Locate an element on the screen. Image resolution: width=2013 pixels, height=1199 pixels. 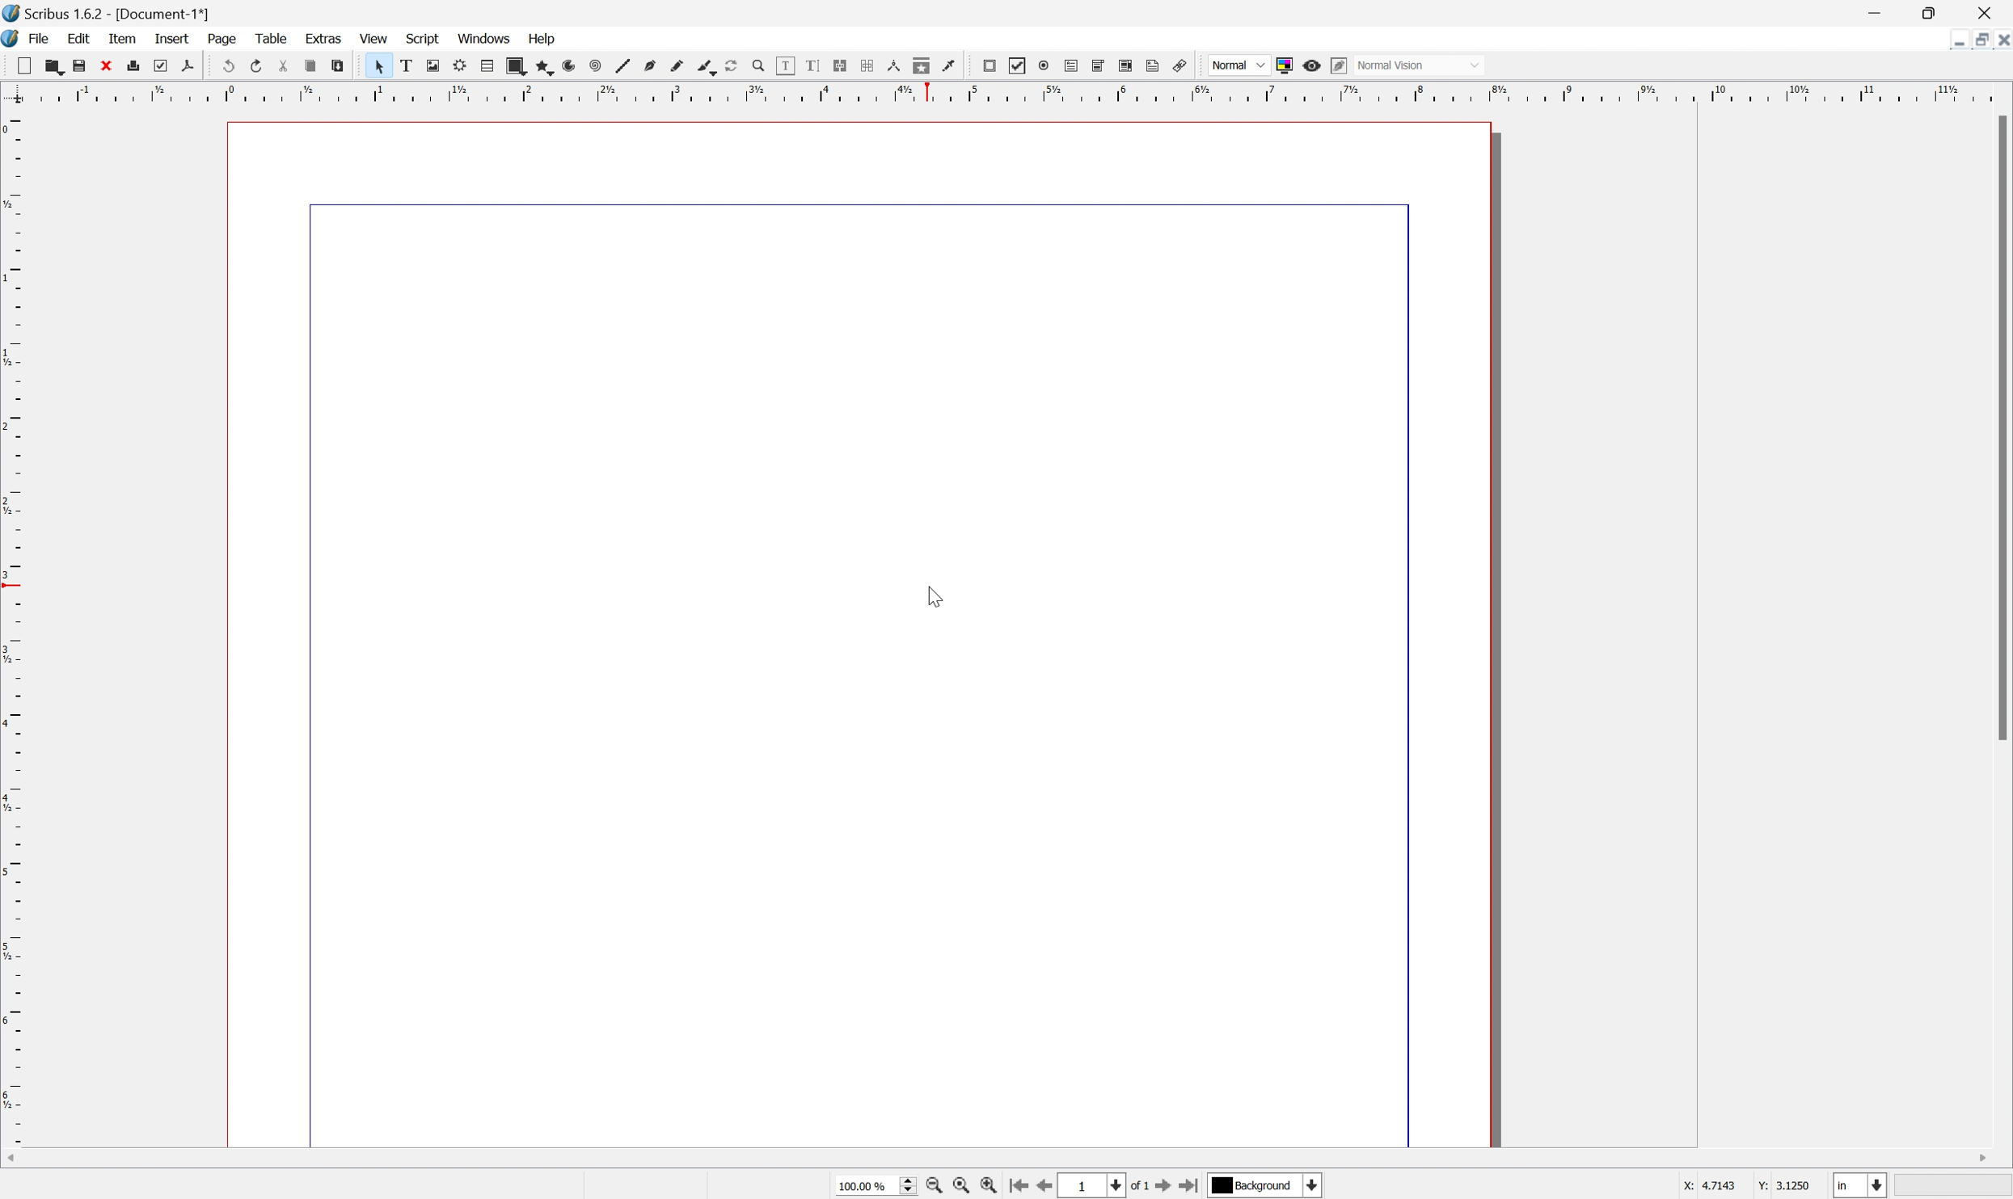
edit is located at coordinates (81, 38).